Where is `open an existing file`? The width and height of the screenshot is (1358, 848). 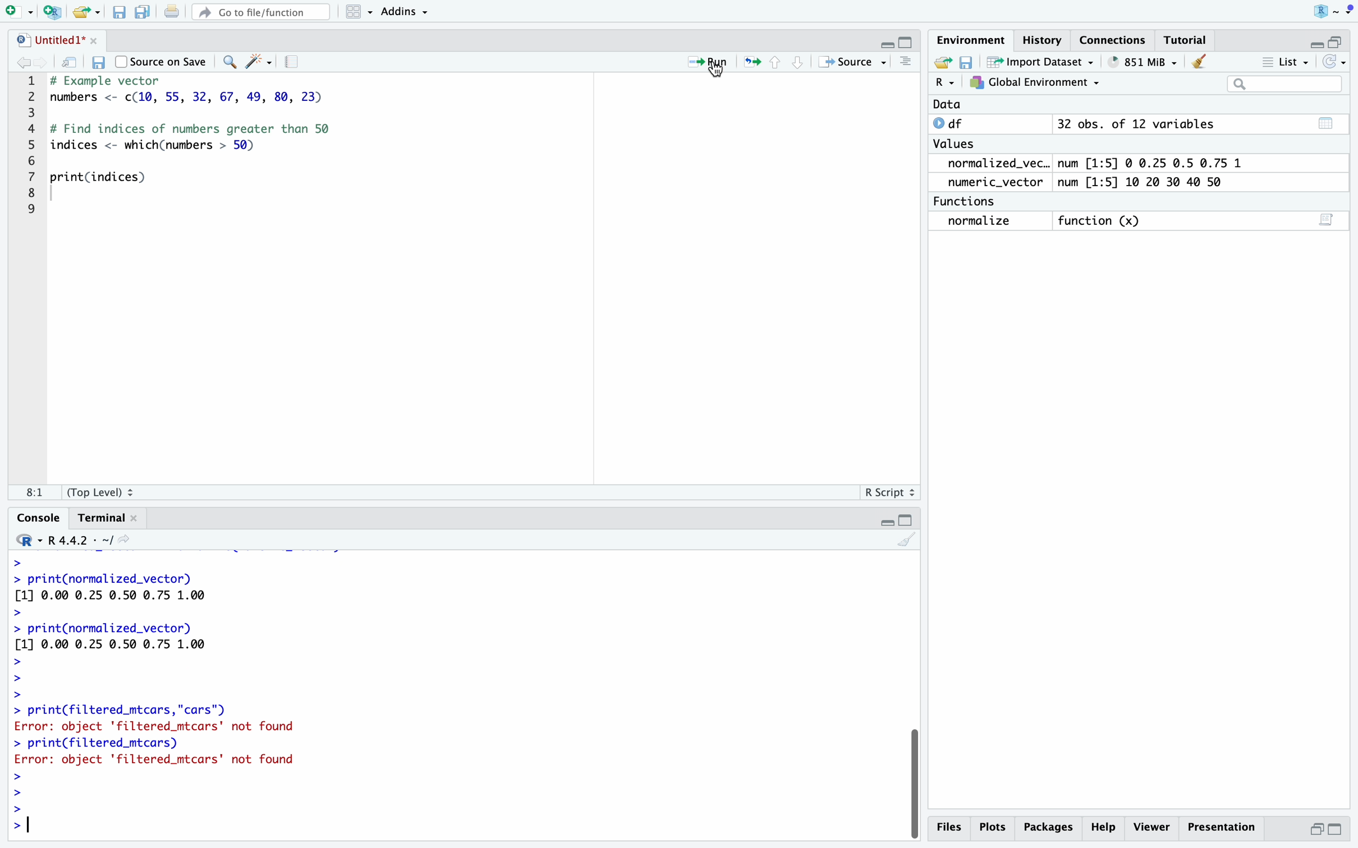
open an existing file is located at coordinates (85, 11).